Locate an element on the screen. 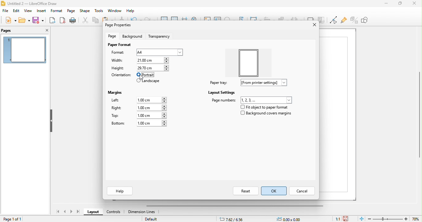 This screenshot has width=422, height=222. close pane is located at coordinates (45, 30).